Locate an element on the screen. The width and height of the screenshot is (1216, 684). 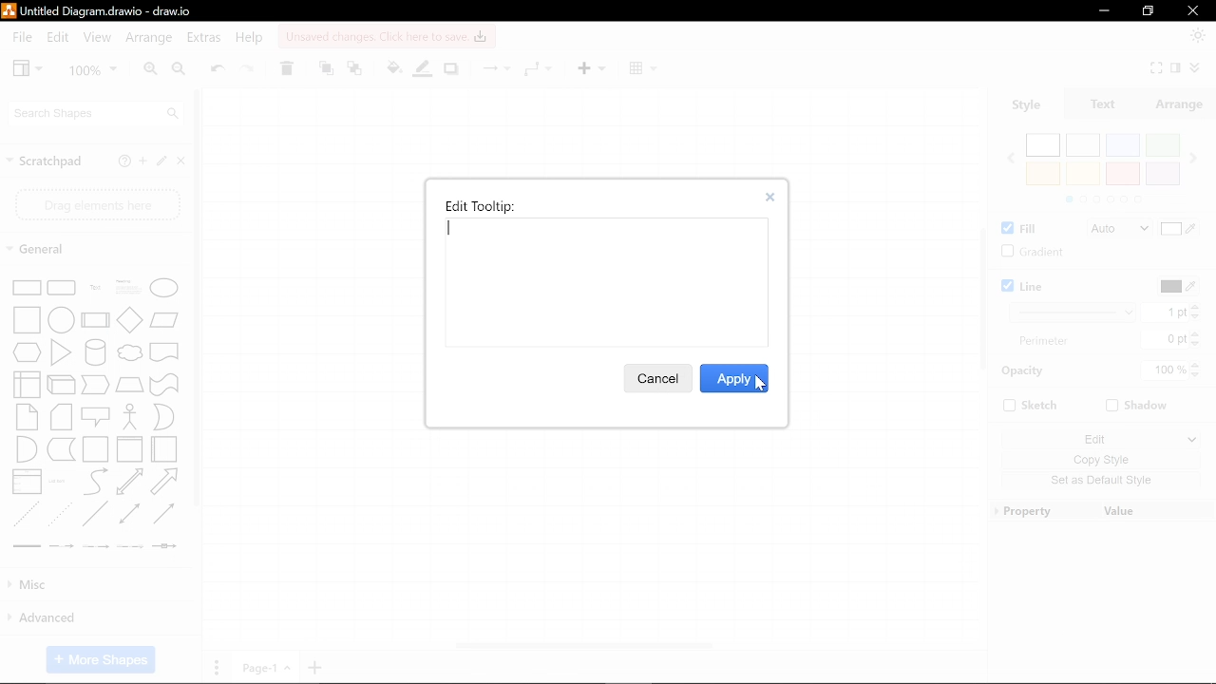
close is located at coordinates (767, 198).